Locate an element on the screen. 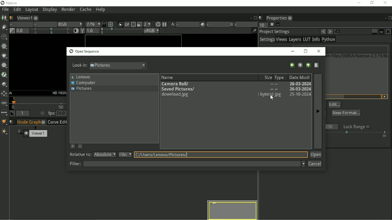 Image resolution: width=392 pixels, height=220 pixels. Script name is located at coordinates (261, 17).